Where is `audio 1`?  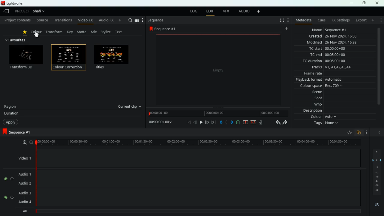 audio 1 is located at coordinates (25, 174).